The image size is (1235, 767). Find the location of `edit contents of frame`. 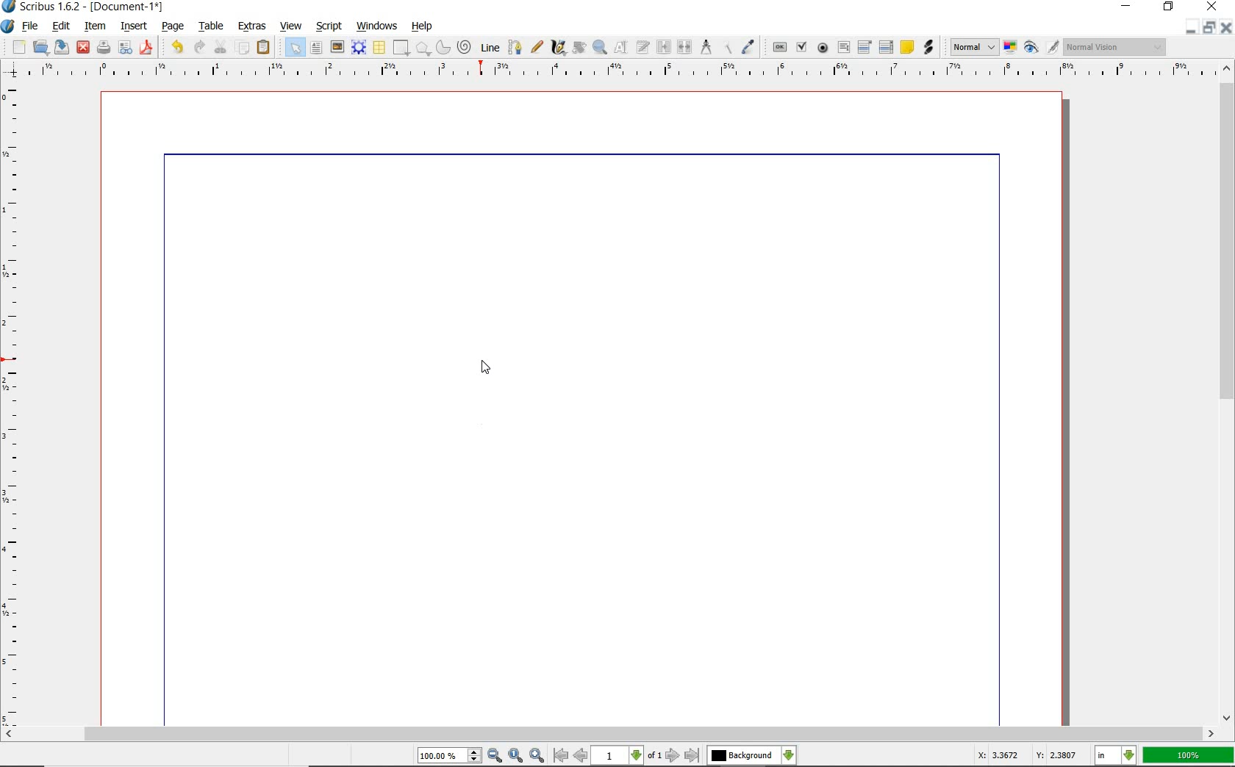

edit contents of frame is located at coordinates (578, 48).